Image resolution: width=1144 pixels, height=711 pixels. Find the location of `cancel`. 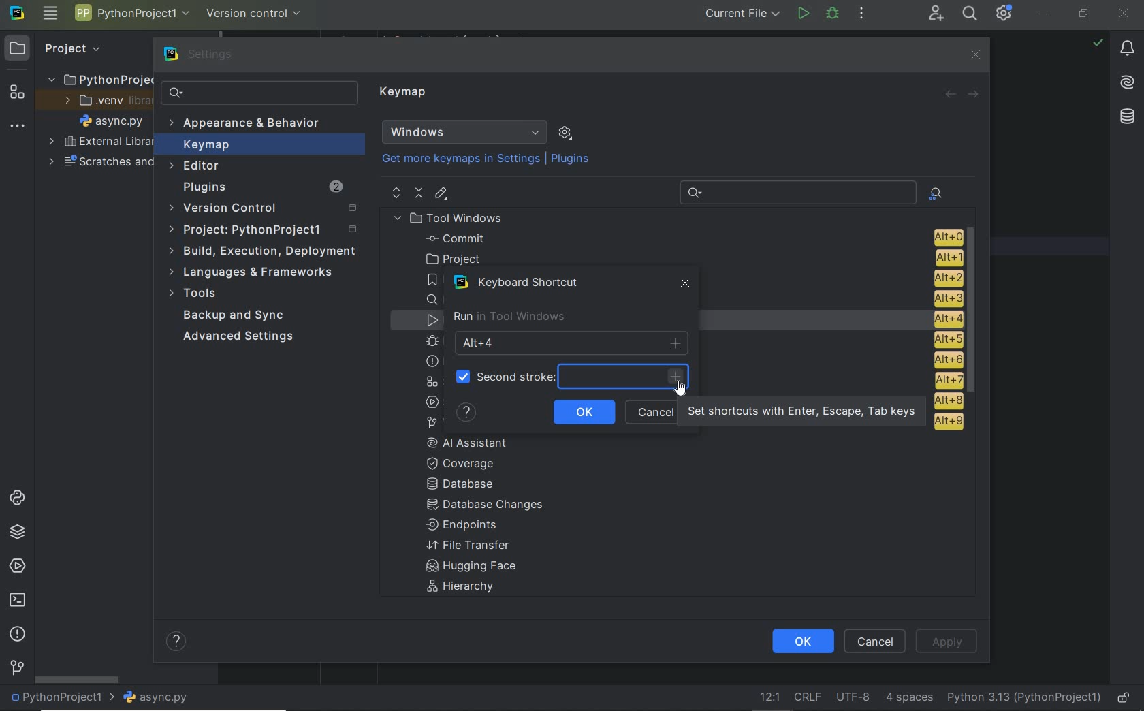

cancel is located at coordinates (652, 410).